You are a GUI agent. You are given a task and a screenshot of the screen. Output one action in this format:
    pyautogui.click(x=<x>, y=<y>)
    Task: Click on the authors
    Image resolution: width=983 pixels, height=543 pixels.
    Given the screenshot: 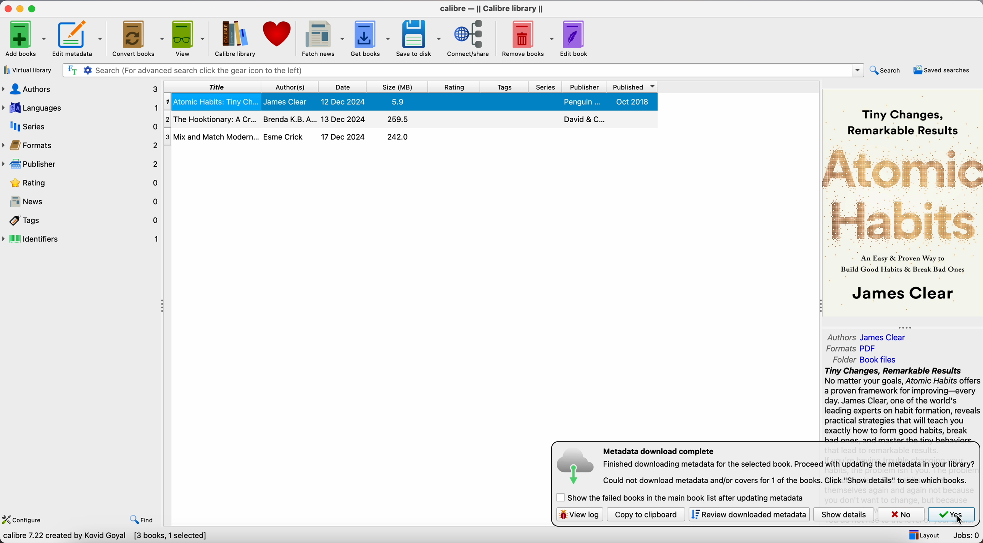 What is the action you would take?
    pyautogui.click(x=81, y=89)
    